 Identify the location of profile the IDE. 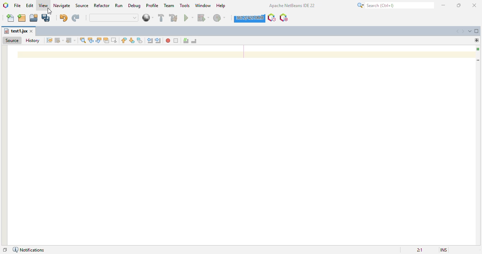
(272, 18).